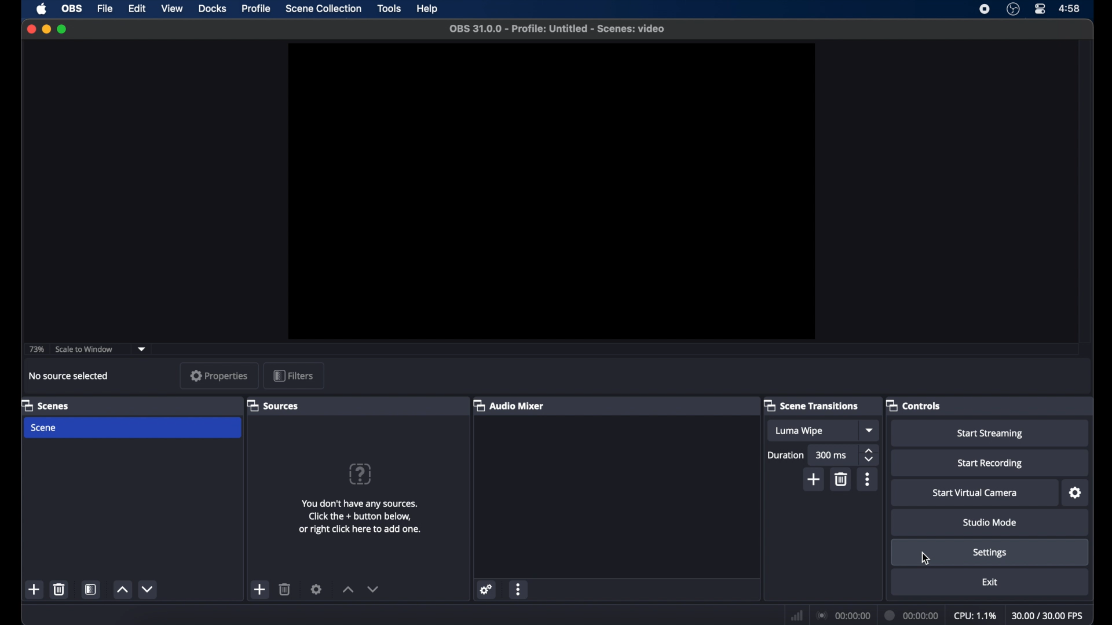  I want to click on audio mixer, so click(510, 405).